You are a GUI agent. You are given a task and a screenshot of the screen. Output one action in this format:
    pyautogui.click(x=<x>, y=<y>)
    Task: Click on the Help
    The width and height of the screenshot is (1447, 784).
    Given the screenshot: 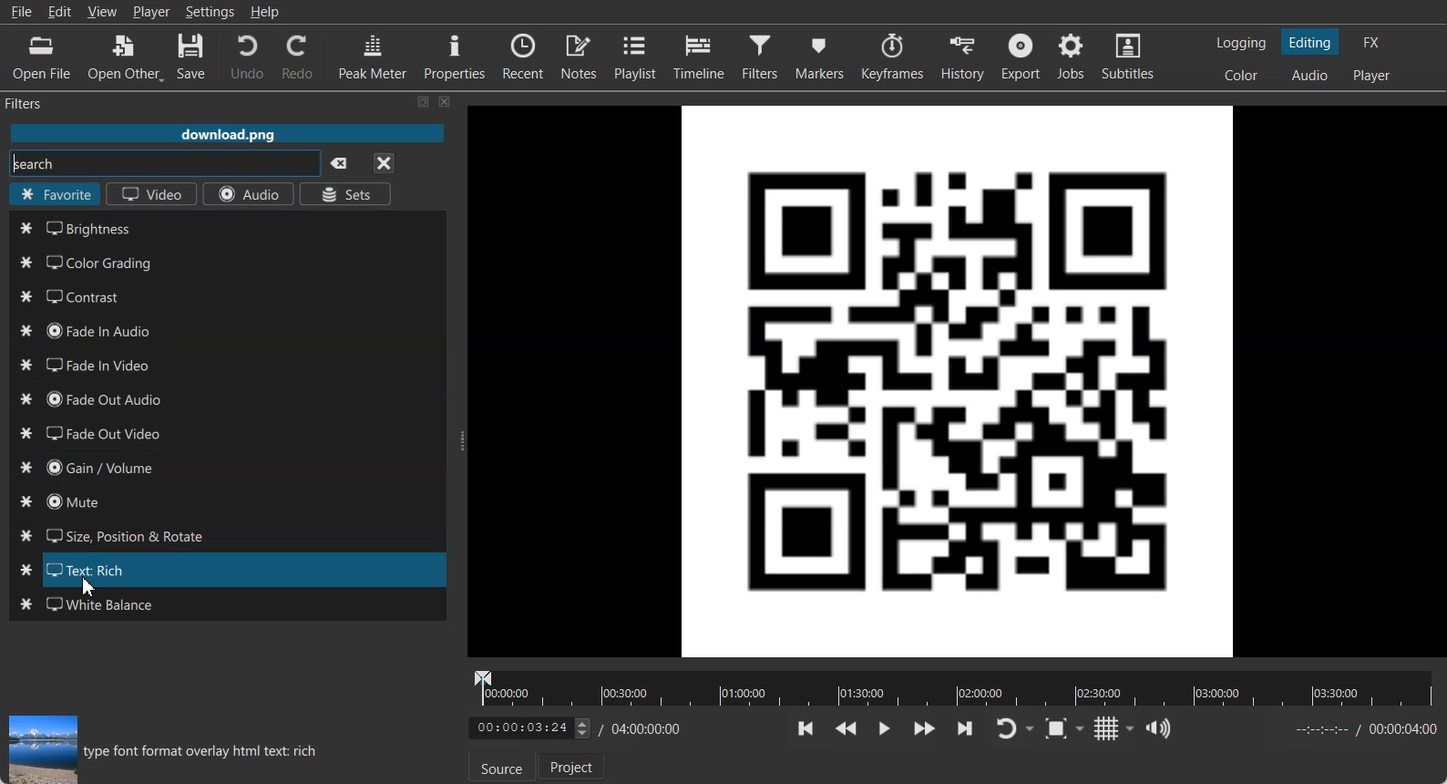 What is the action you would take?
    pyautogui.click(x=265, y=12)
    